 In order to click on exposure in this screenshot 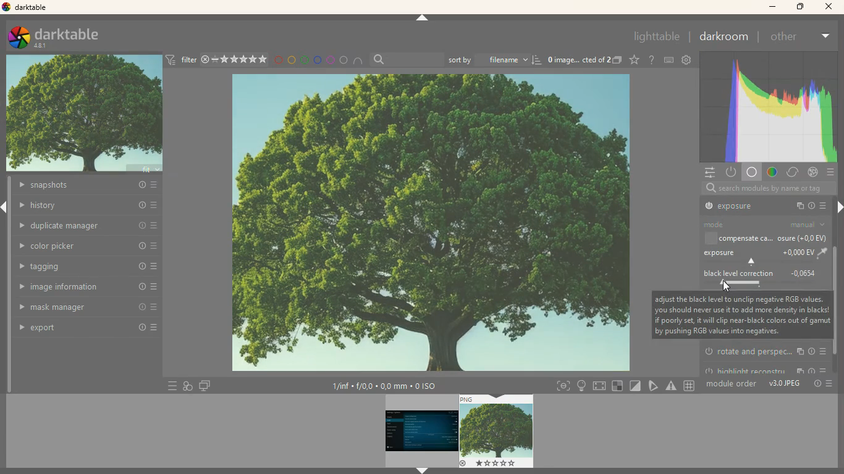, I will do `click(746, 207)`.